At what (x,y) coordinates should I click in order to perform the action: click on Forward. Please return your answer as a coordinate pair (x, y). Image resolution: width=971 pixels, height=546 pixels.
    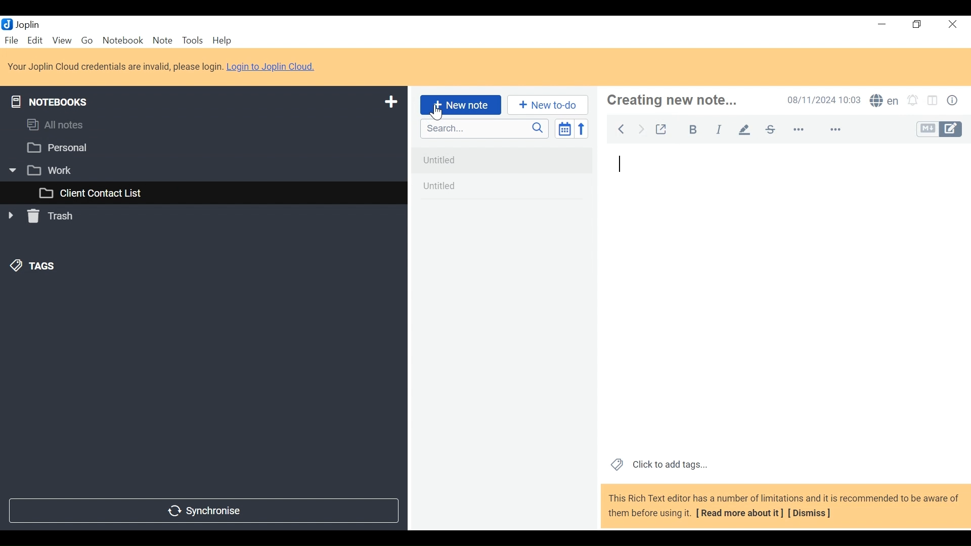
    Looking at the image, I should click on (641, 128).